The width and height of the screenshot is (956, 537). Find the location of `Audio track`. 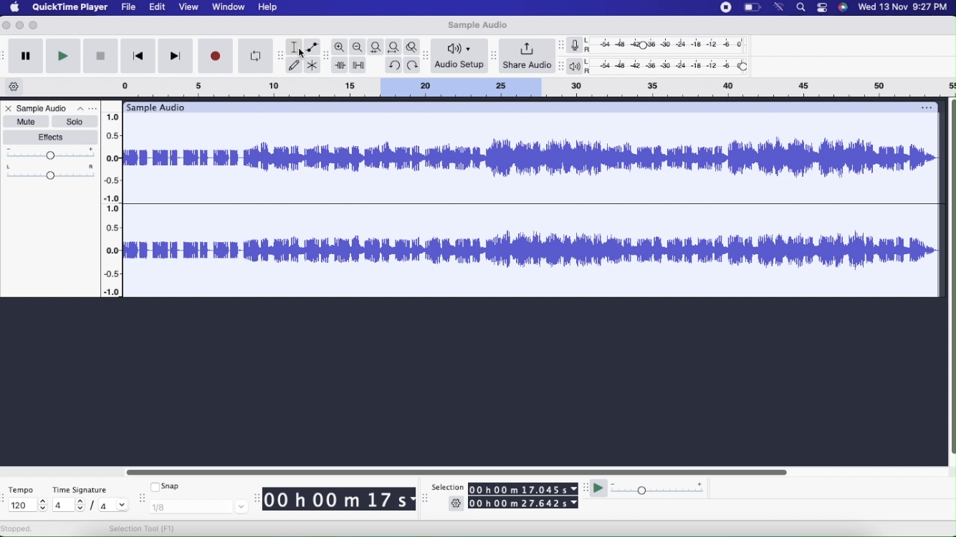

Audio track is located at coordinates (532, 158).